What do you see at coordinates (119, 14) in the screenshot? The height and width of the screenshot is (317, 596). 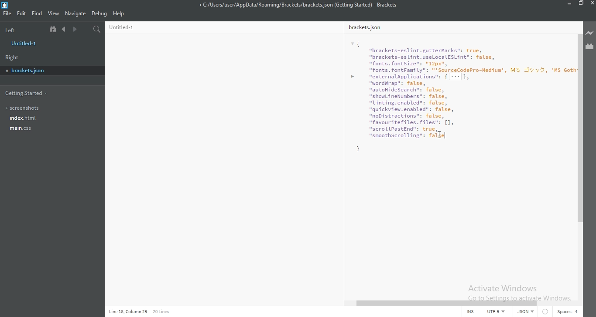 I see `Help` at bounding box center [119, 14].